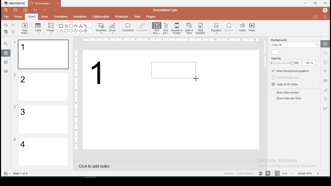 The image size is (331, 186). I want to click on home, so click(18, 17).